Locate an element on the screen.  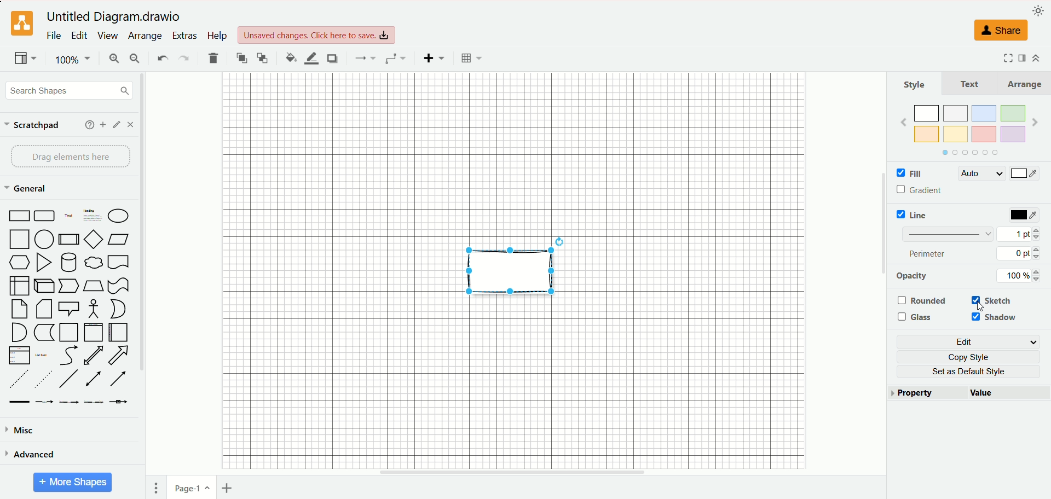
waypoint is located at coordinates (395, 59).